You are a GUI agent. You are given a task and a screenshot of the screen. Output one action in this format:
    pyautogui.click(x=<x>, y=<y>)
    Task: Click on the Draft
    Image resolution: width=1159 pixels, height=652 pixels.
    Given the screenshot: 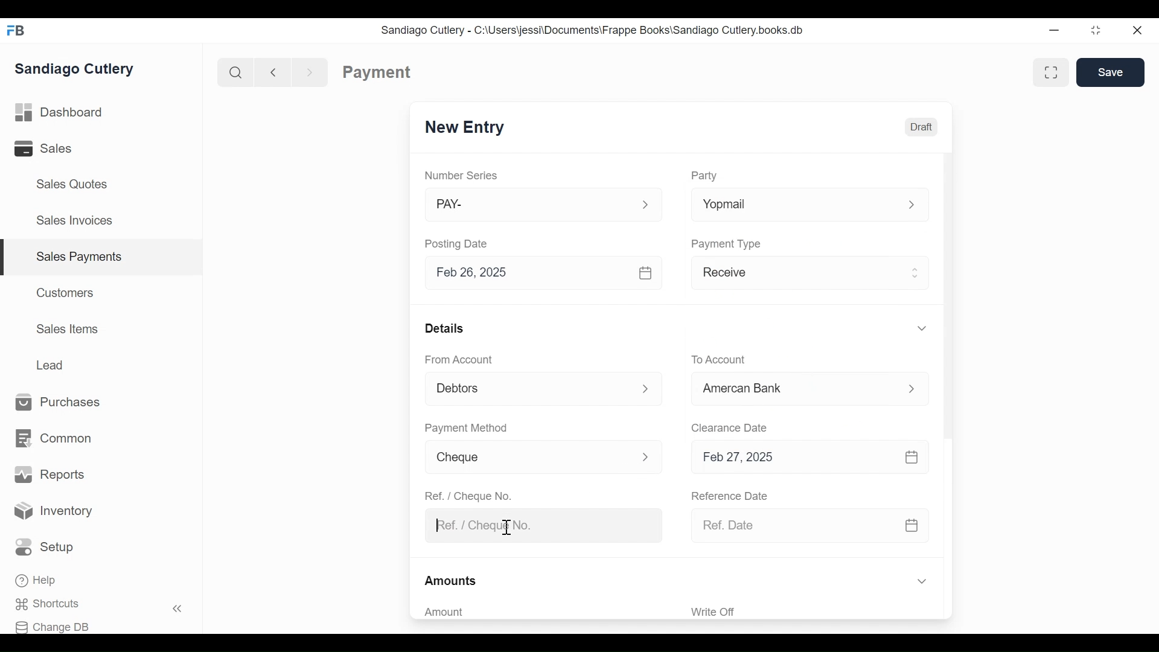 What is the action you would take?
    pyautogui.click(x=921, y=126)
    